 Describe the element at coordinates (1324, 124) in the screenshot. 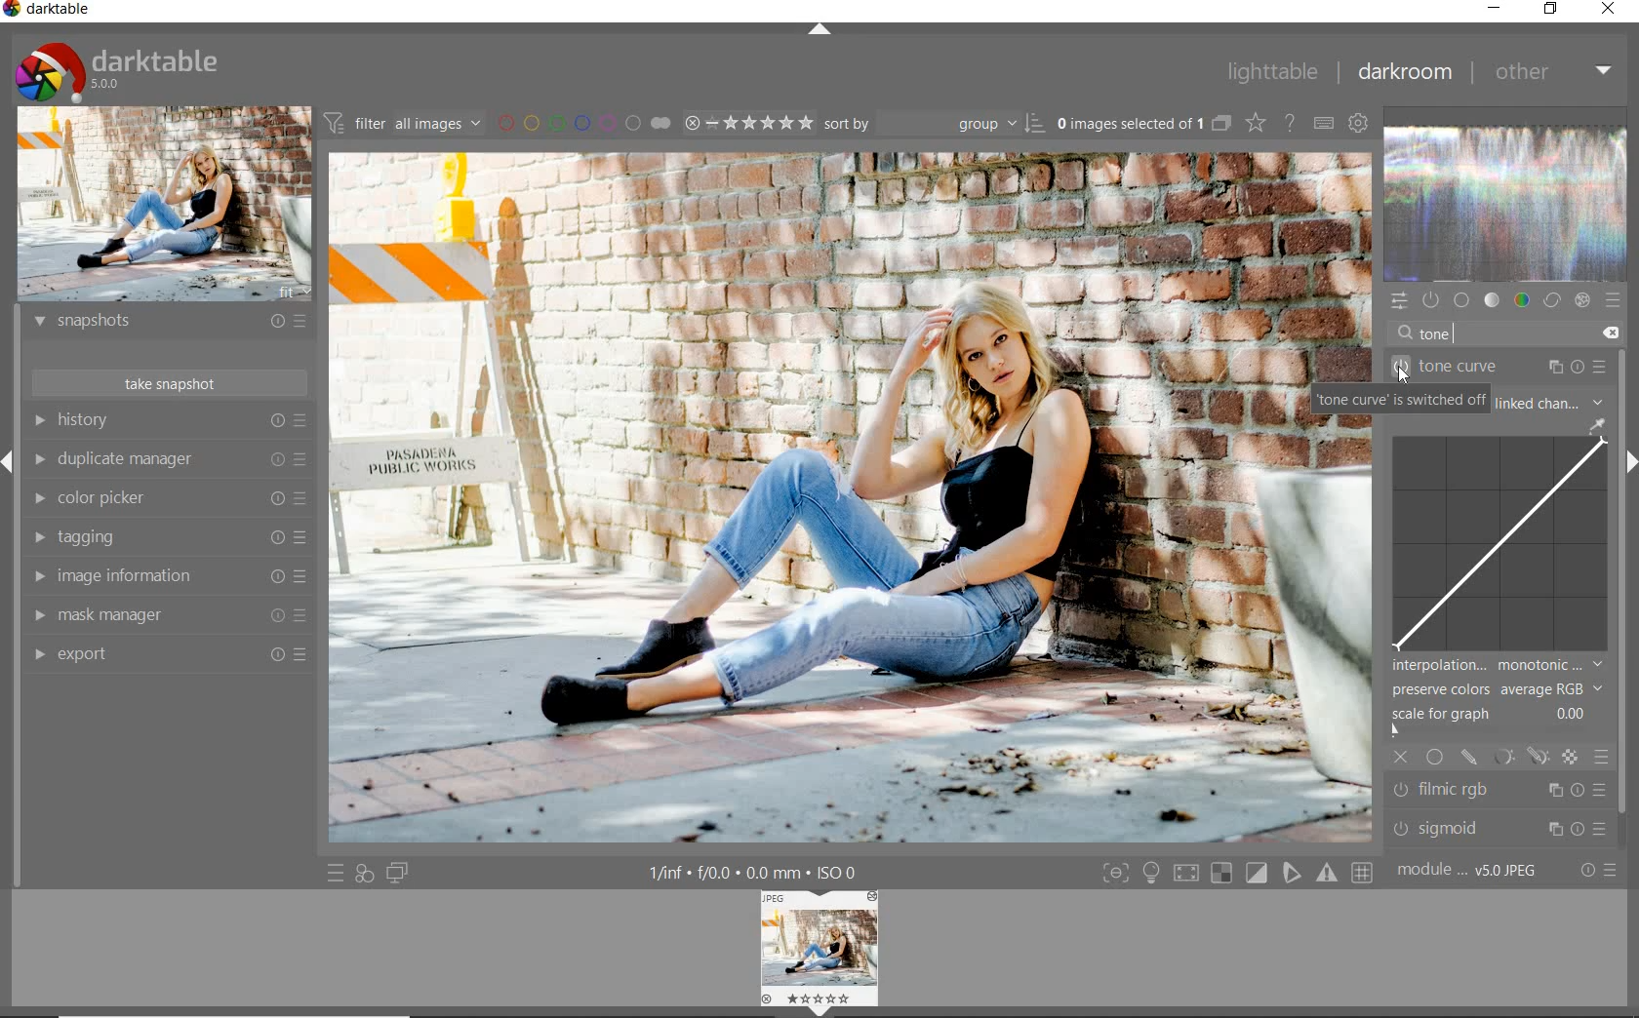

I see `set keyboard shortcuts` at that location.